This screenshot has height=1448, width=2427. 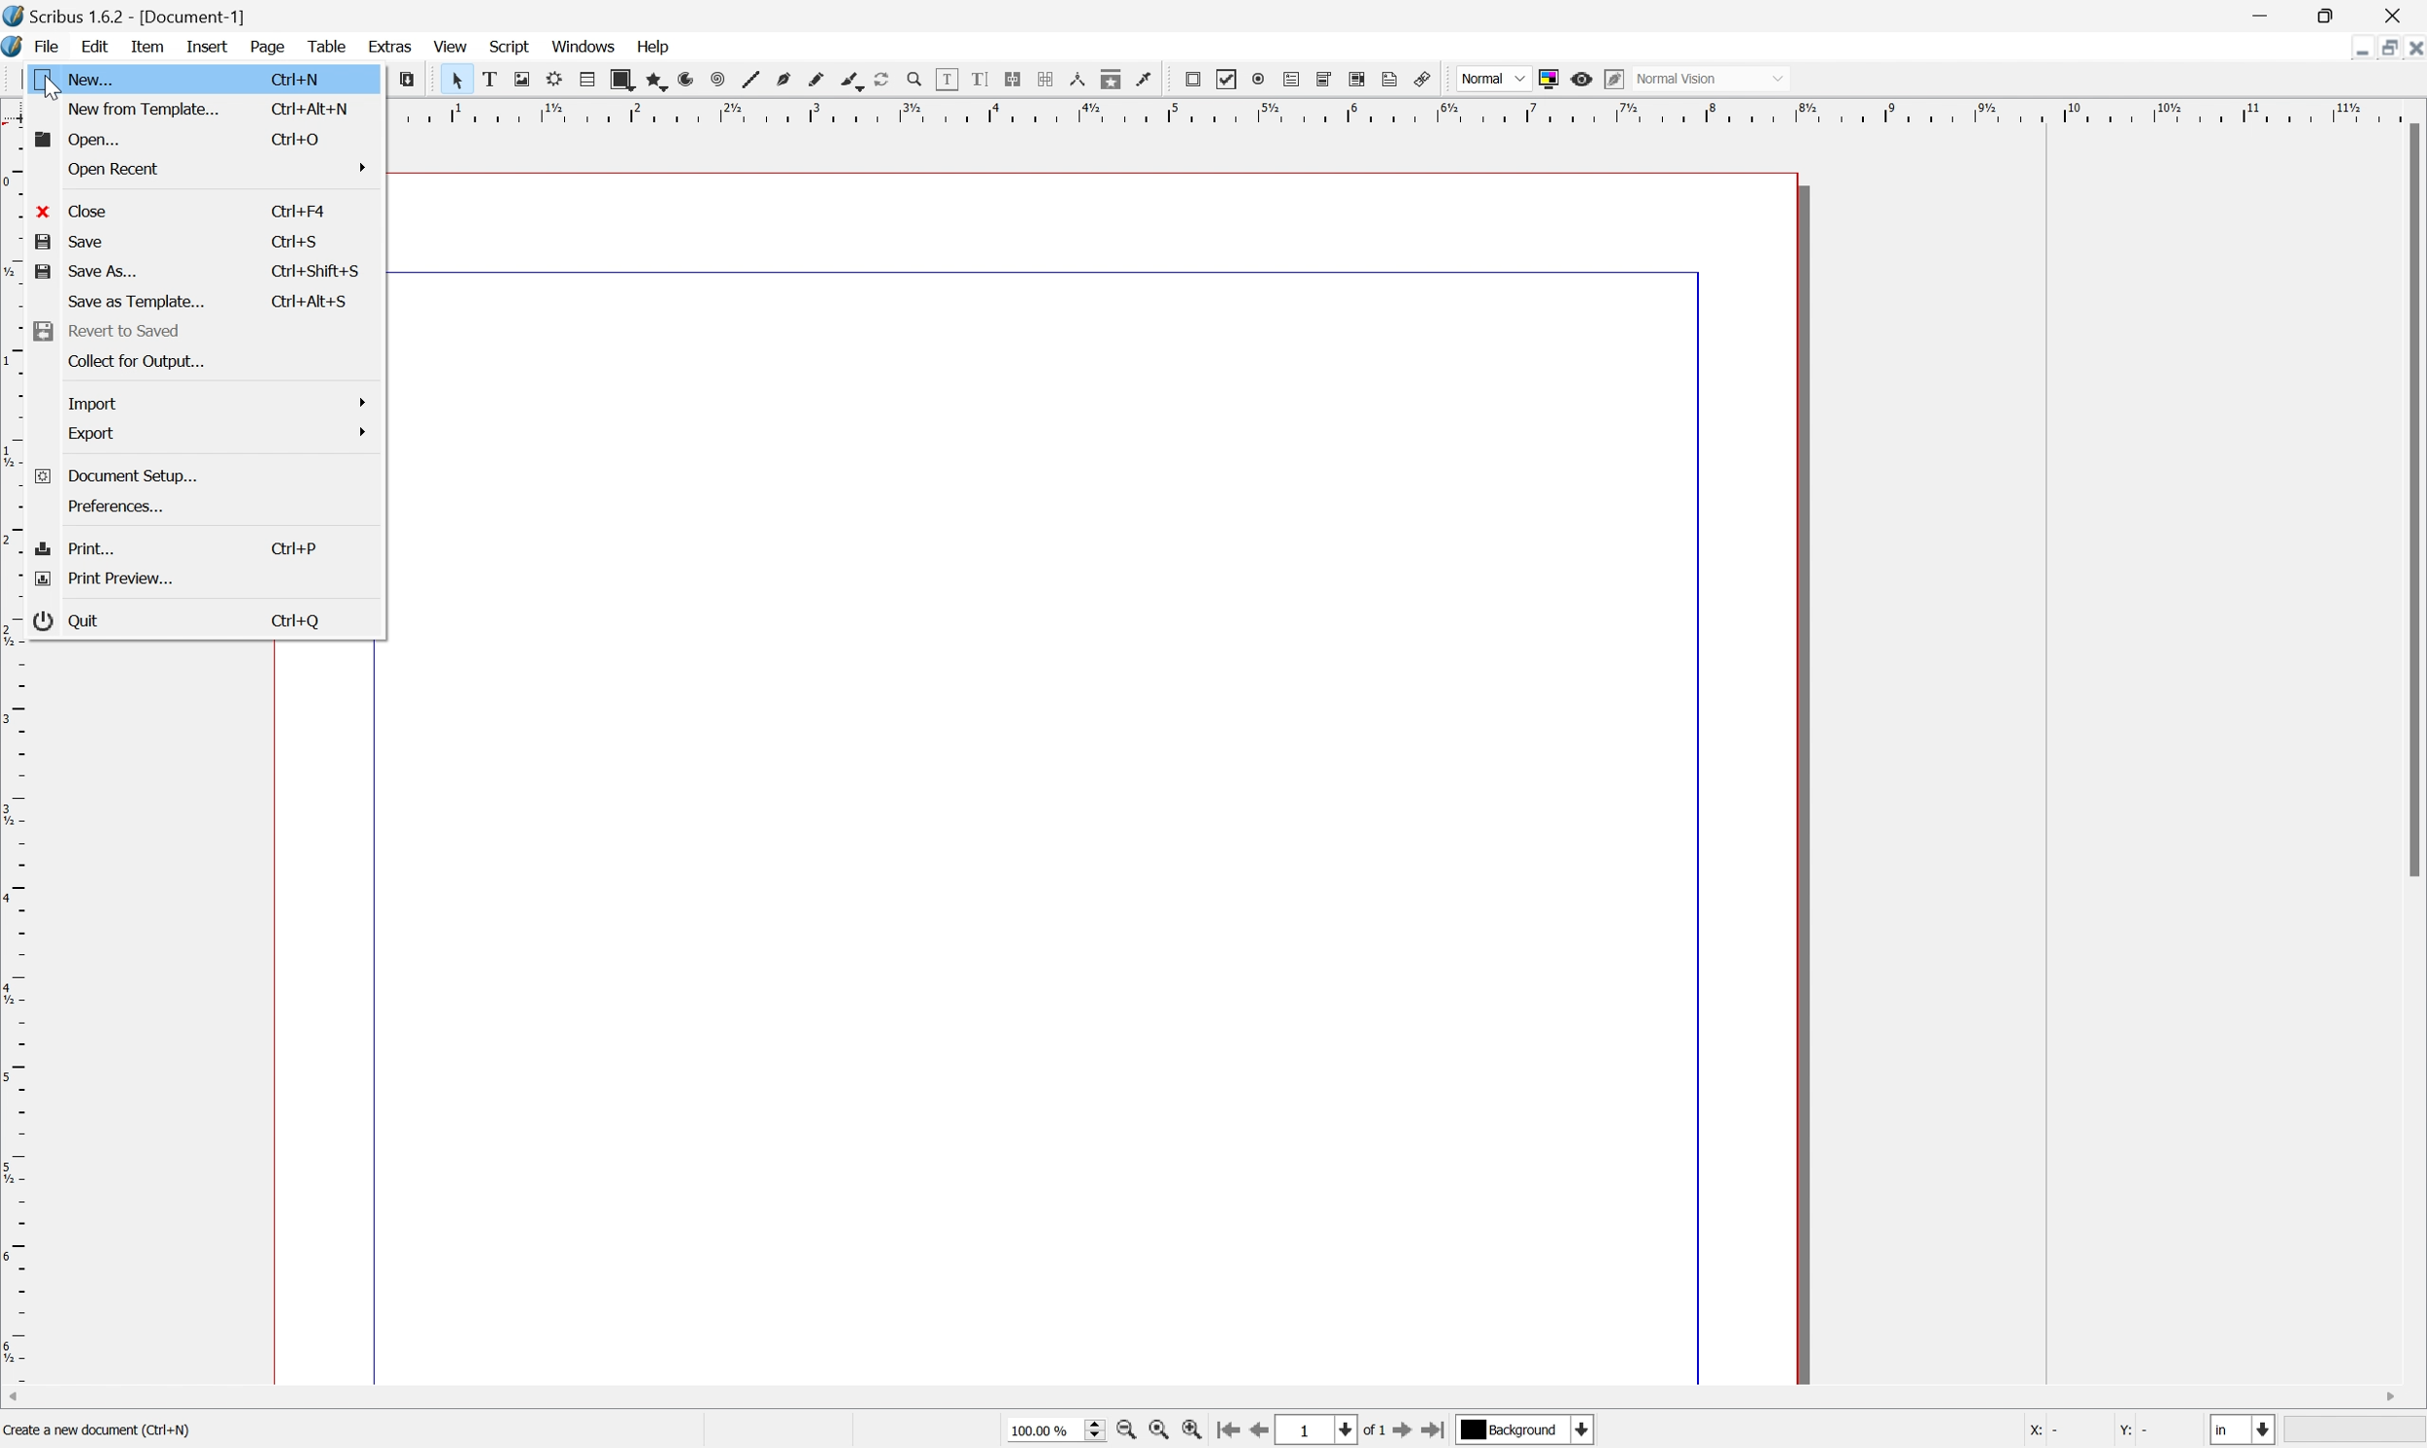 I want to click on save as template, so click(x=136, y=304).